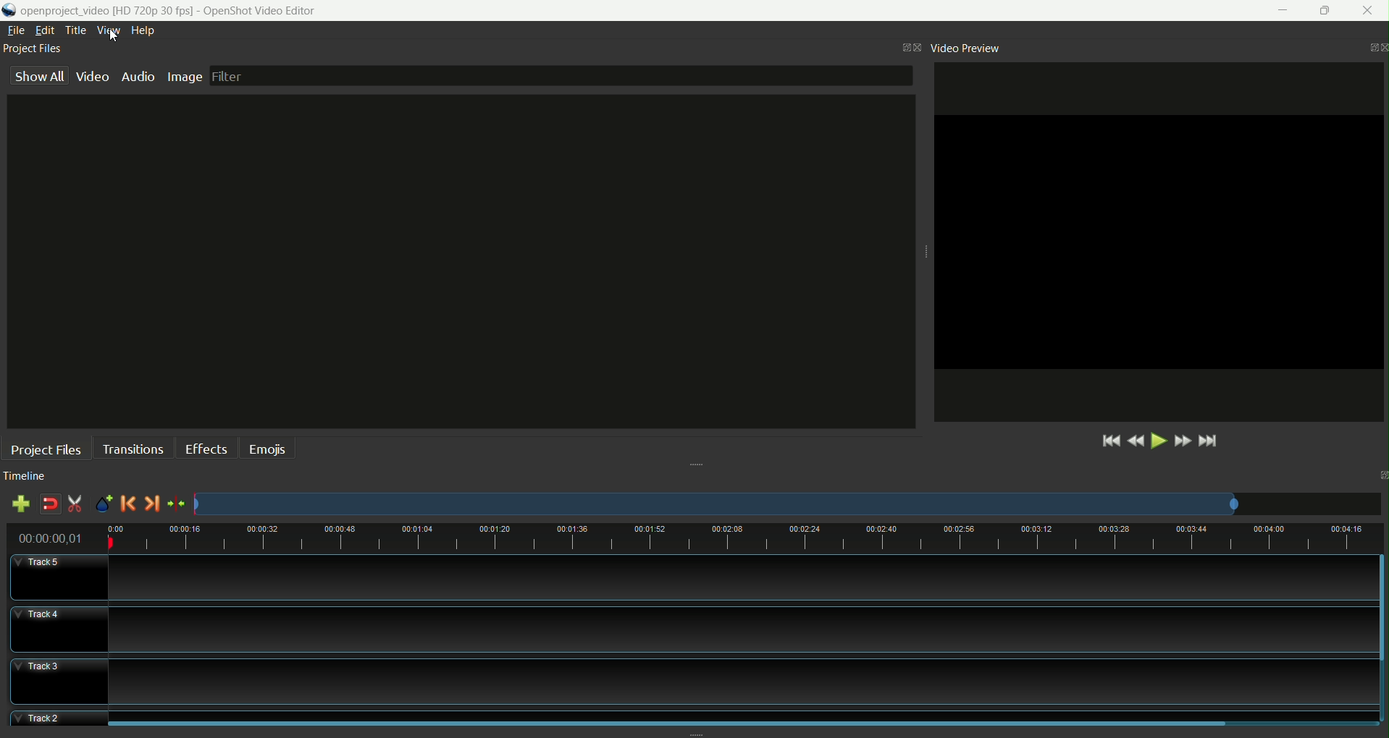 The width and height of the screenshot is (1389, 738). I want to click on cursor, so click(114, 38).